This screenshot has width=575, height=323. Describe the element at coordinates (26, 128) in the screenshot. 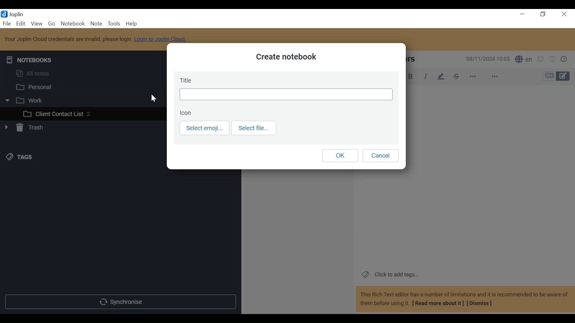

I see `Trash` at that location.